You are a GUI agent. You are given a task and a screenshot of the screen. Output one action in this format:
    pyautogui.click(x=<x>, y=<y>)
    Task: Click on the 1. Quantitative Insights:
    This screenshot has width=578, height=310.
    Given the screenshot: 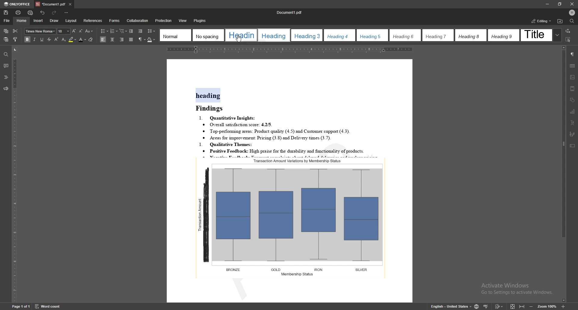 What is the action you would take?
    pyautogui.click(x=228, y=118)
    